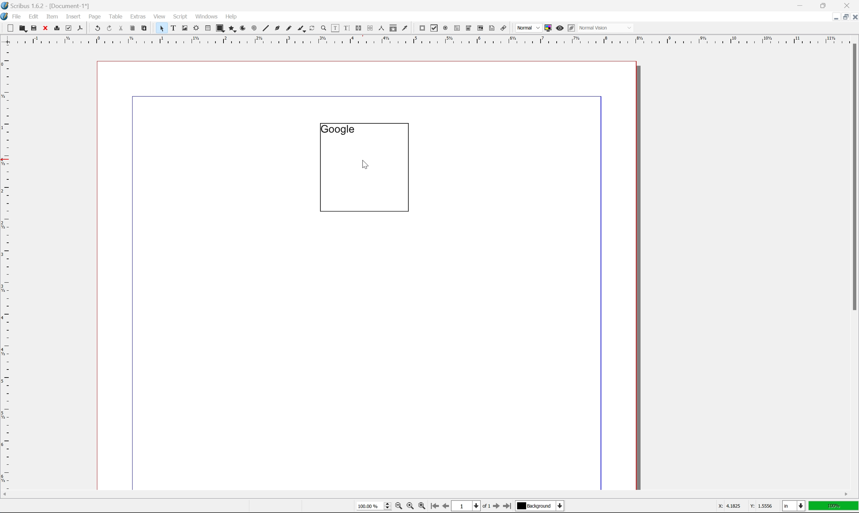  I want to click on select current page, so click(470, 507).